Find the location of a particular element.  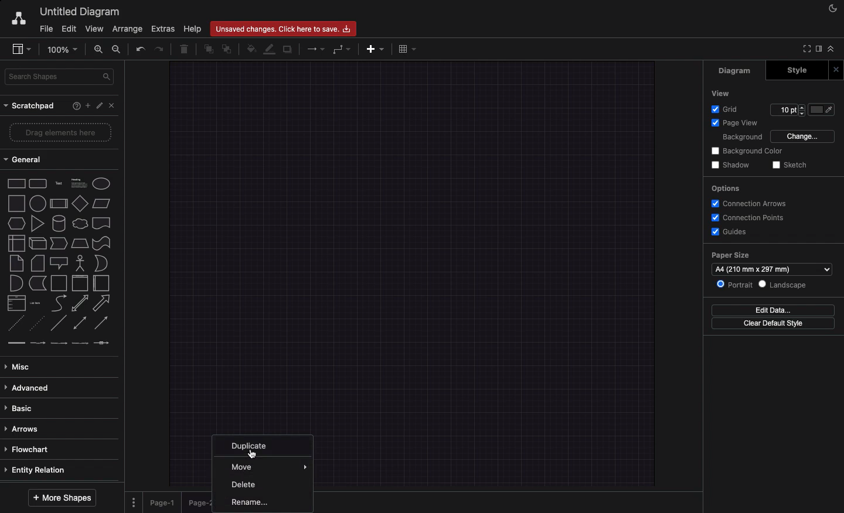

Cursor on Duplicate  is located at coordinates (256, 454).